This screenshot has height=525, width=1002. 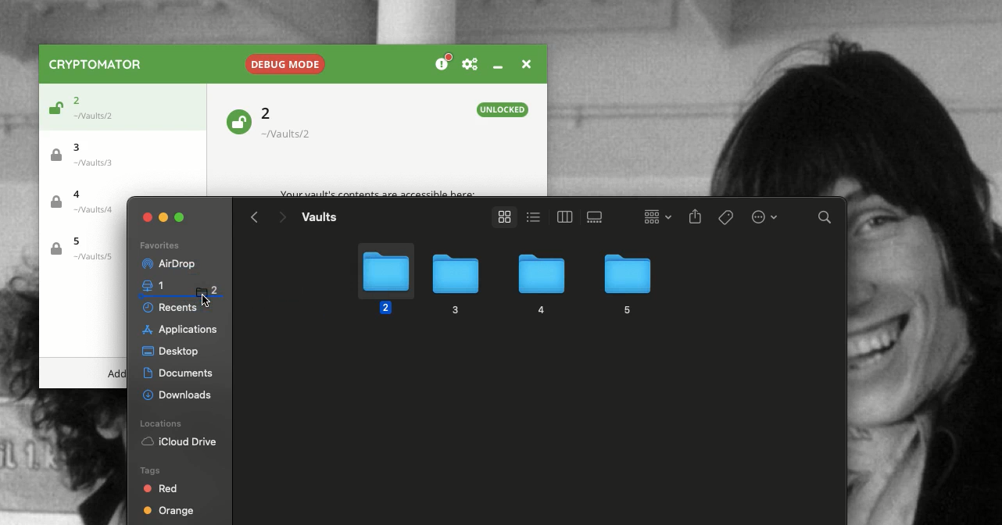 What do you see at coordinates (81, 249) in the screenshot?
I see `Vault 5` at bounding box center [81, 249].